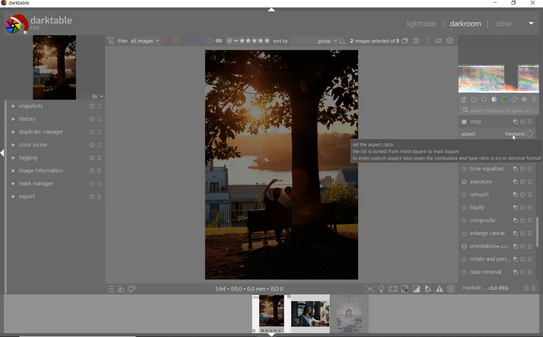 The image size is (543, 337). Describe the element at coordinates (410, 289) in the screenshot. I see `toggle mode` at that location.